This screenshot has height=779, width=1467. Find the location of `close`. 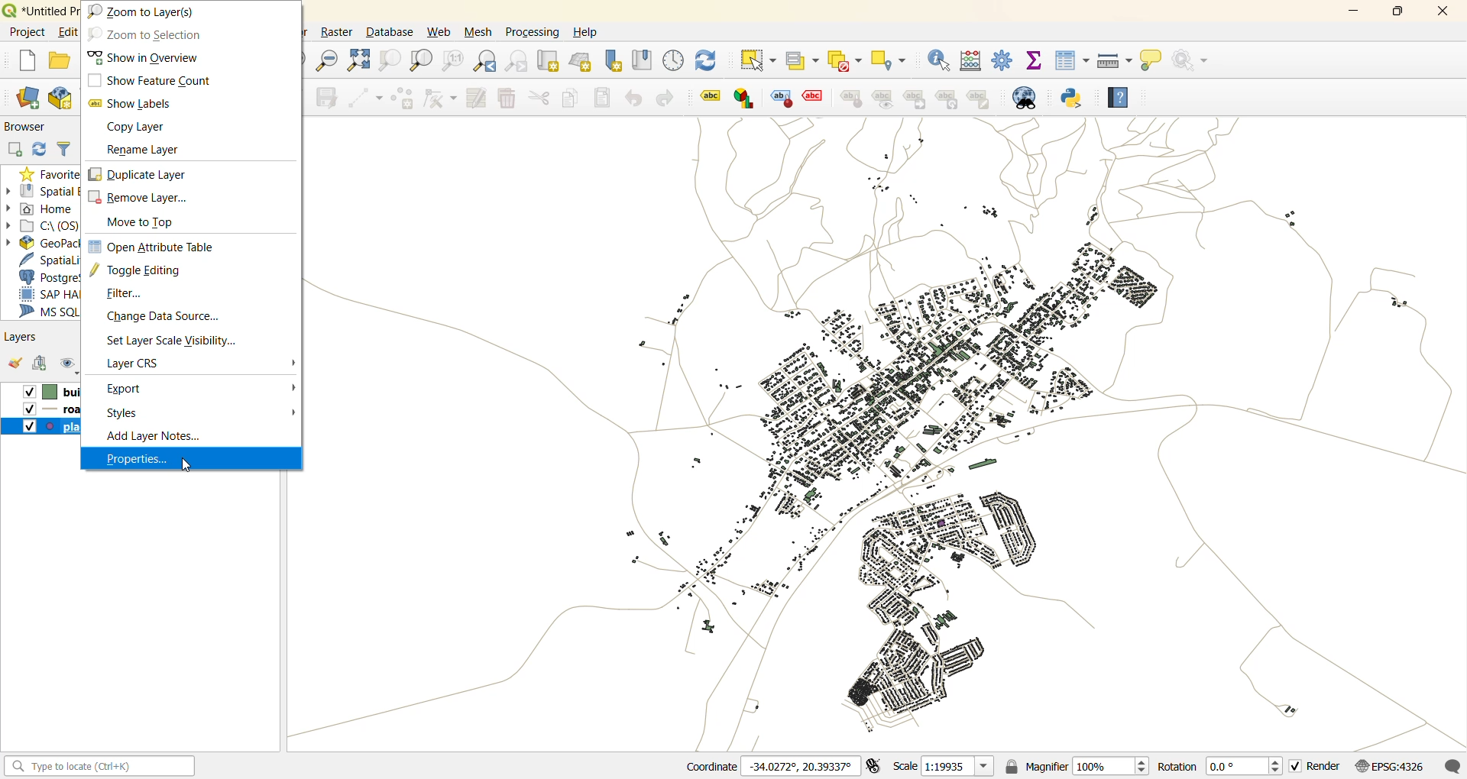

close is located at coordinates (1440, 15).